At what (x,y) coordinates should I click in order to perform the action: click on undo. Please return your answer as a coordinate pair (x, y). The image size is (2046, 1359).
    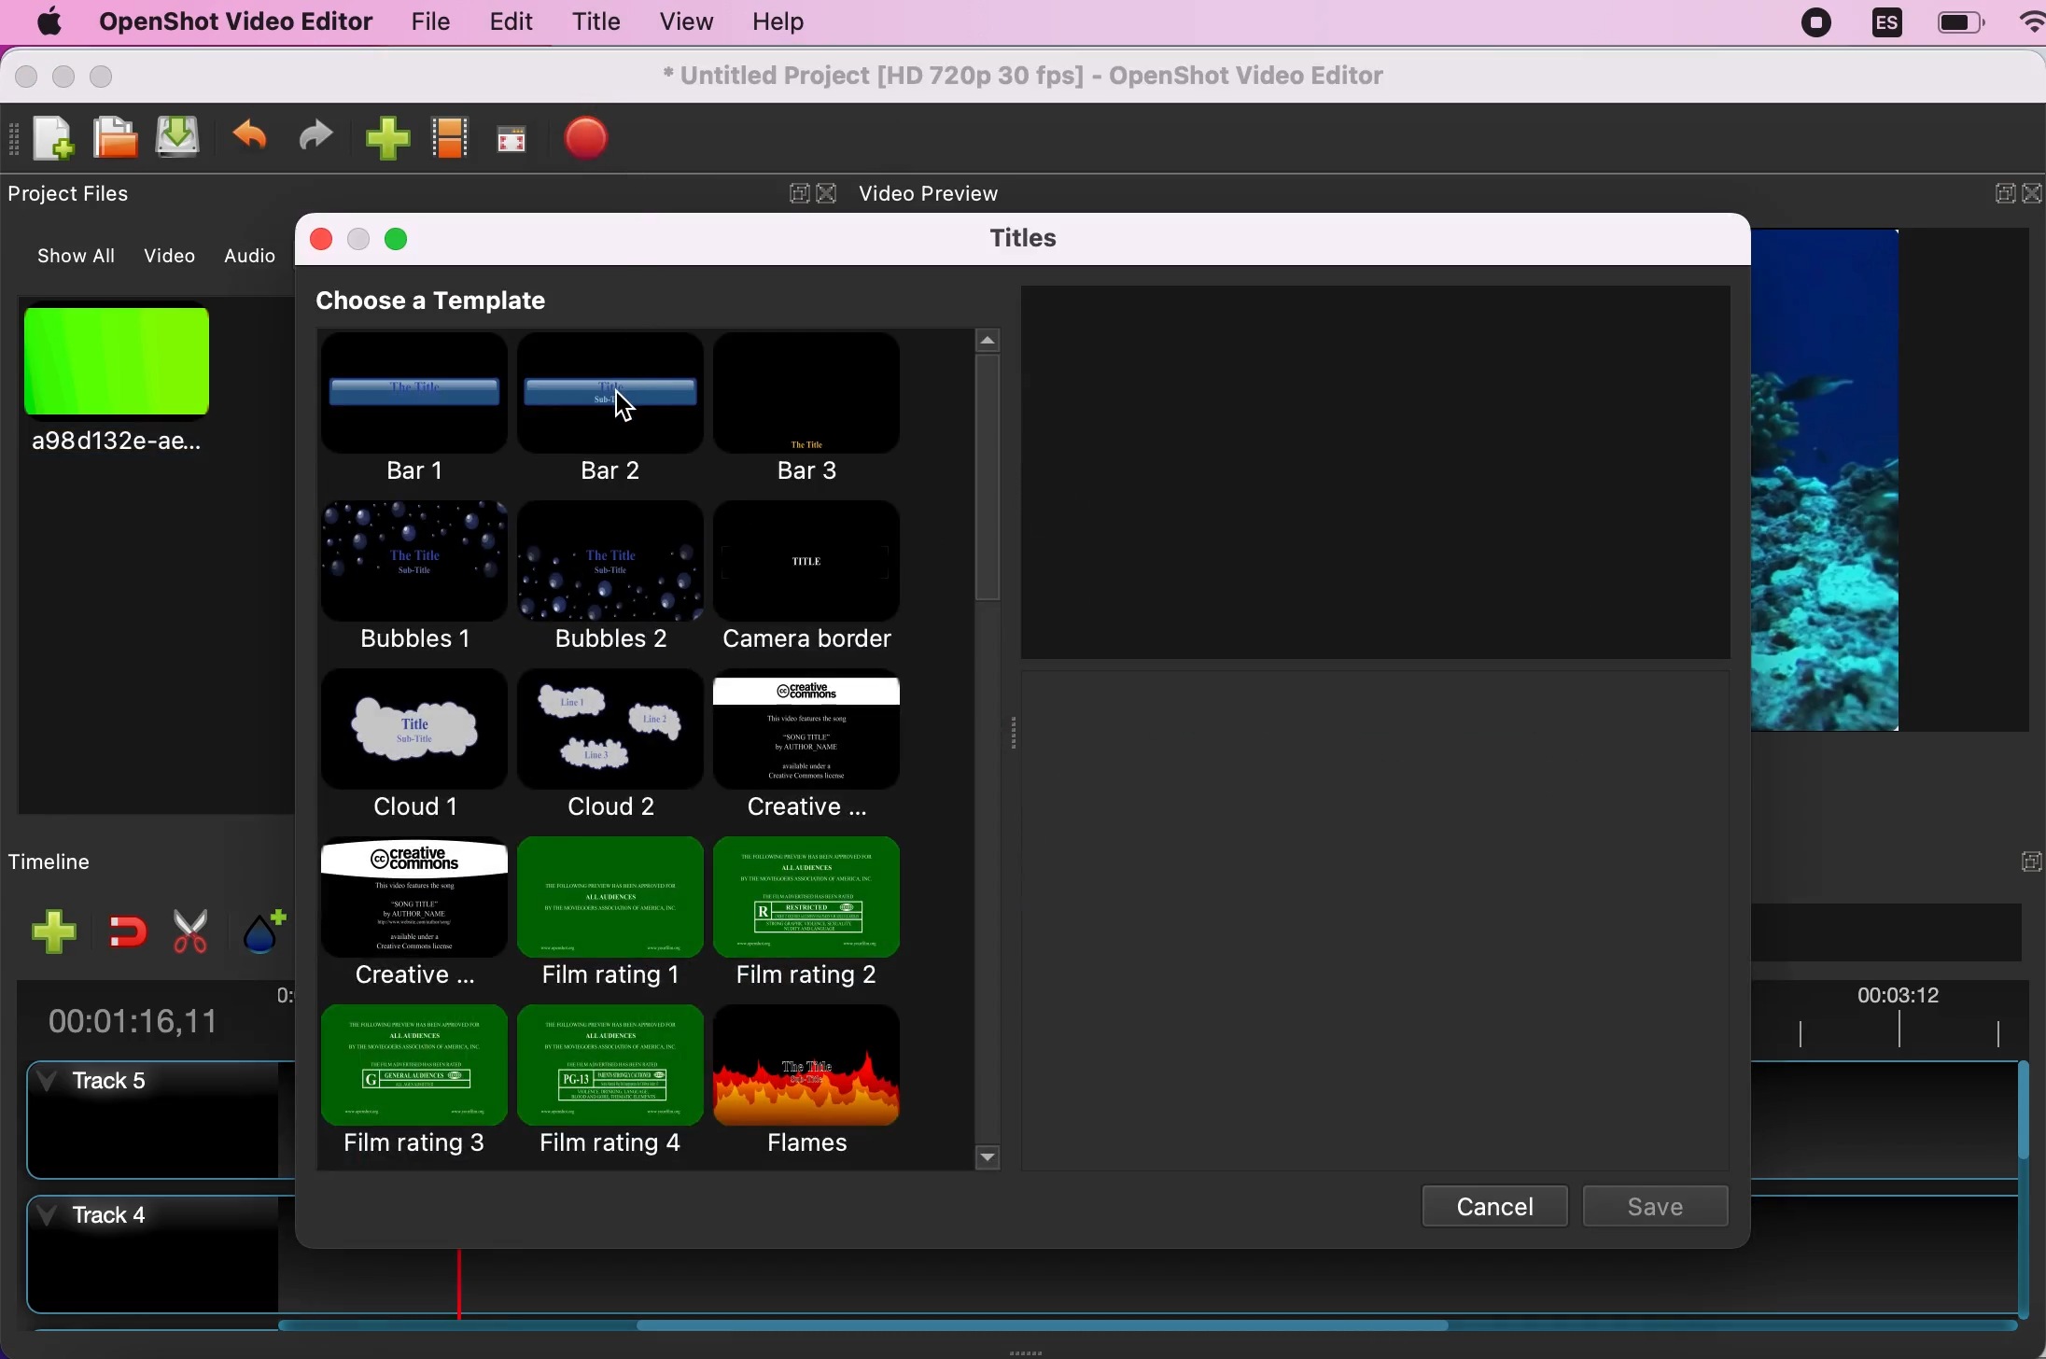
    Looking at the image, I should click on (251, 134).